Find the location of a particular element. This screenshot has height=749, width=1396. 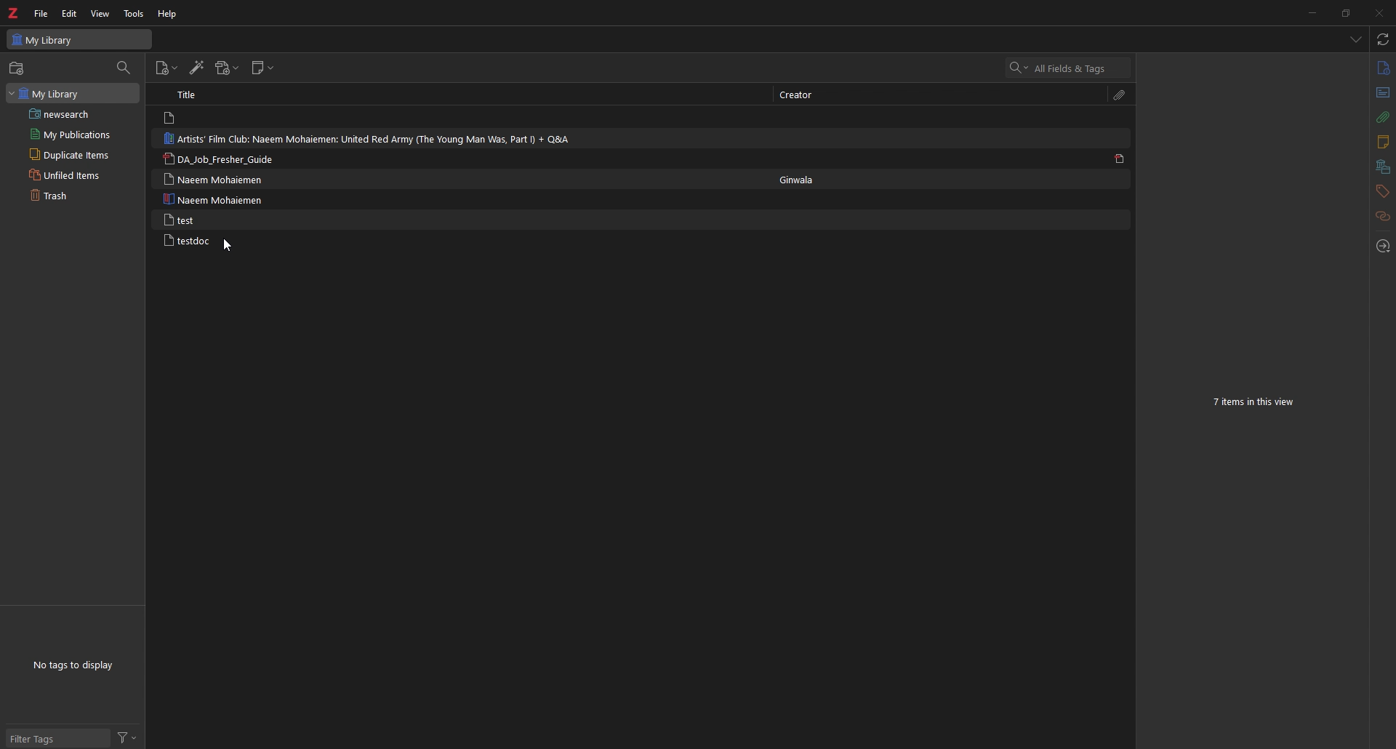

list all items is located at coordinates (1357, 39).